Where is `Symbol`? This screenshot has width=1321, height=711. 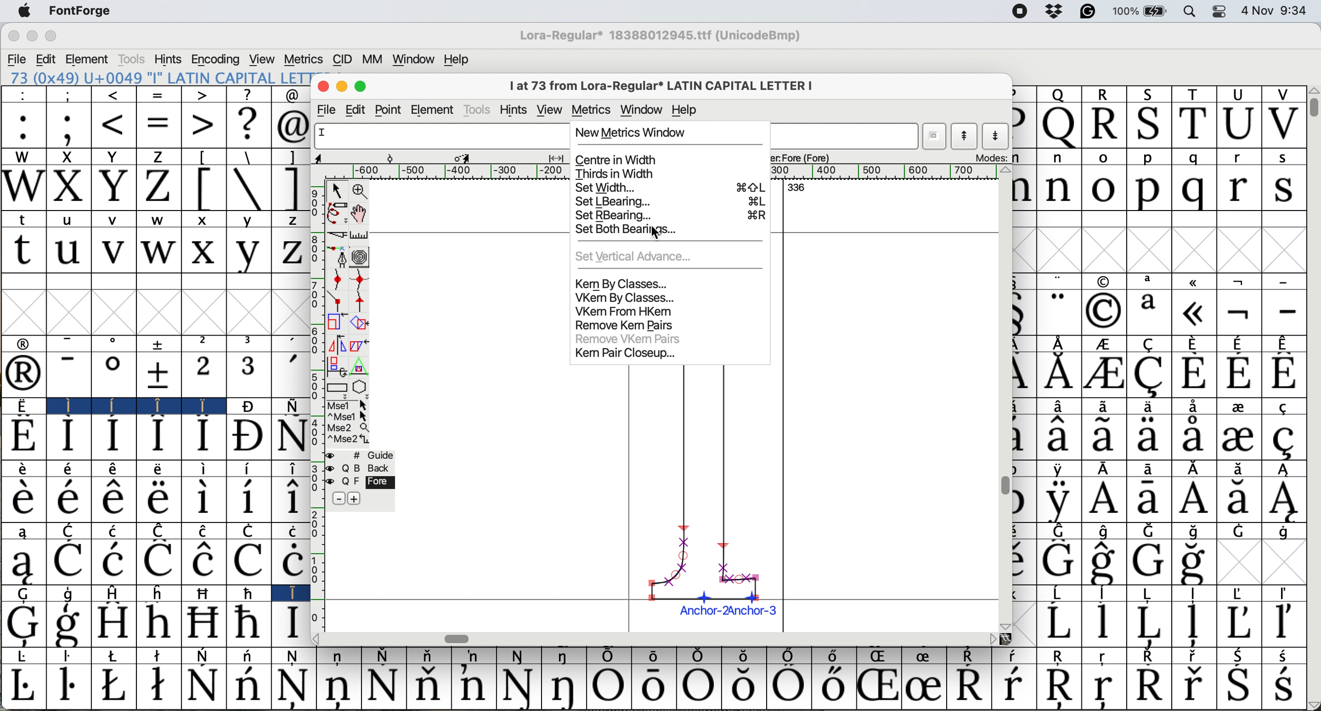
Symbol is located at coordinates (877, 687).